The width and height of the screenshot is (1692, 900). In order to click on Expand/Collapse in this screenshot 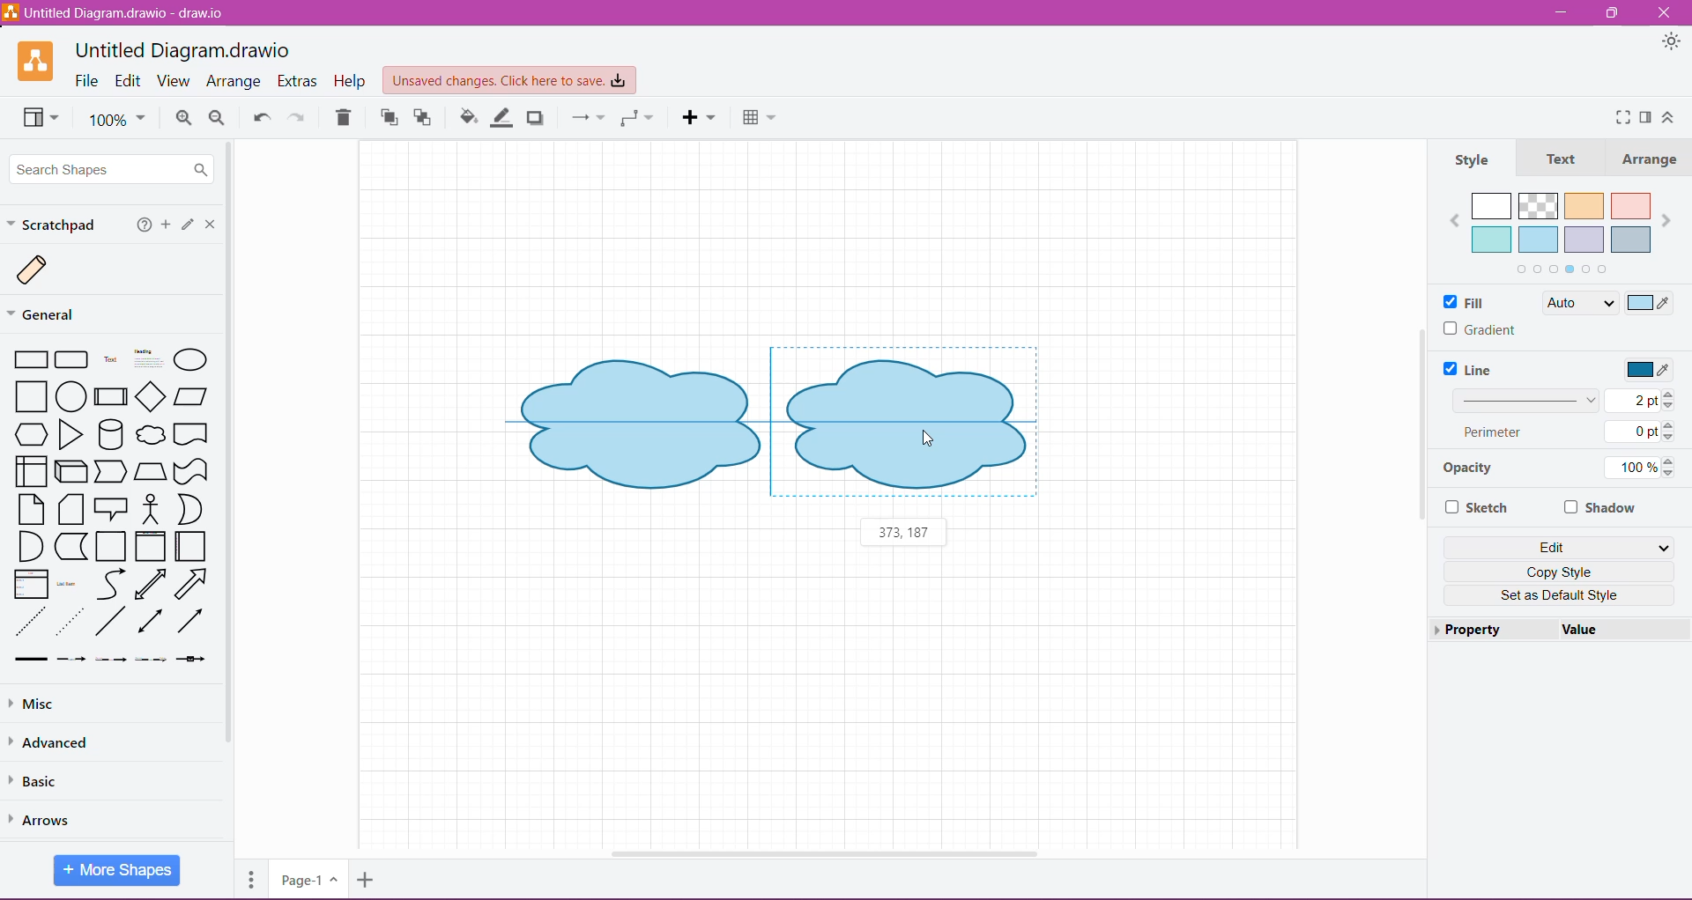, I will do `click(1669, 120)`.